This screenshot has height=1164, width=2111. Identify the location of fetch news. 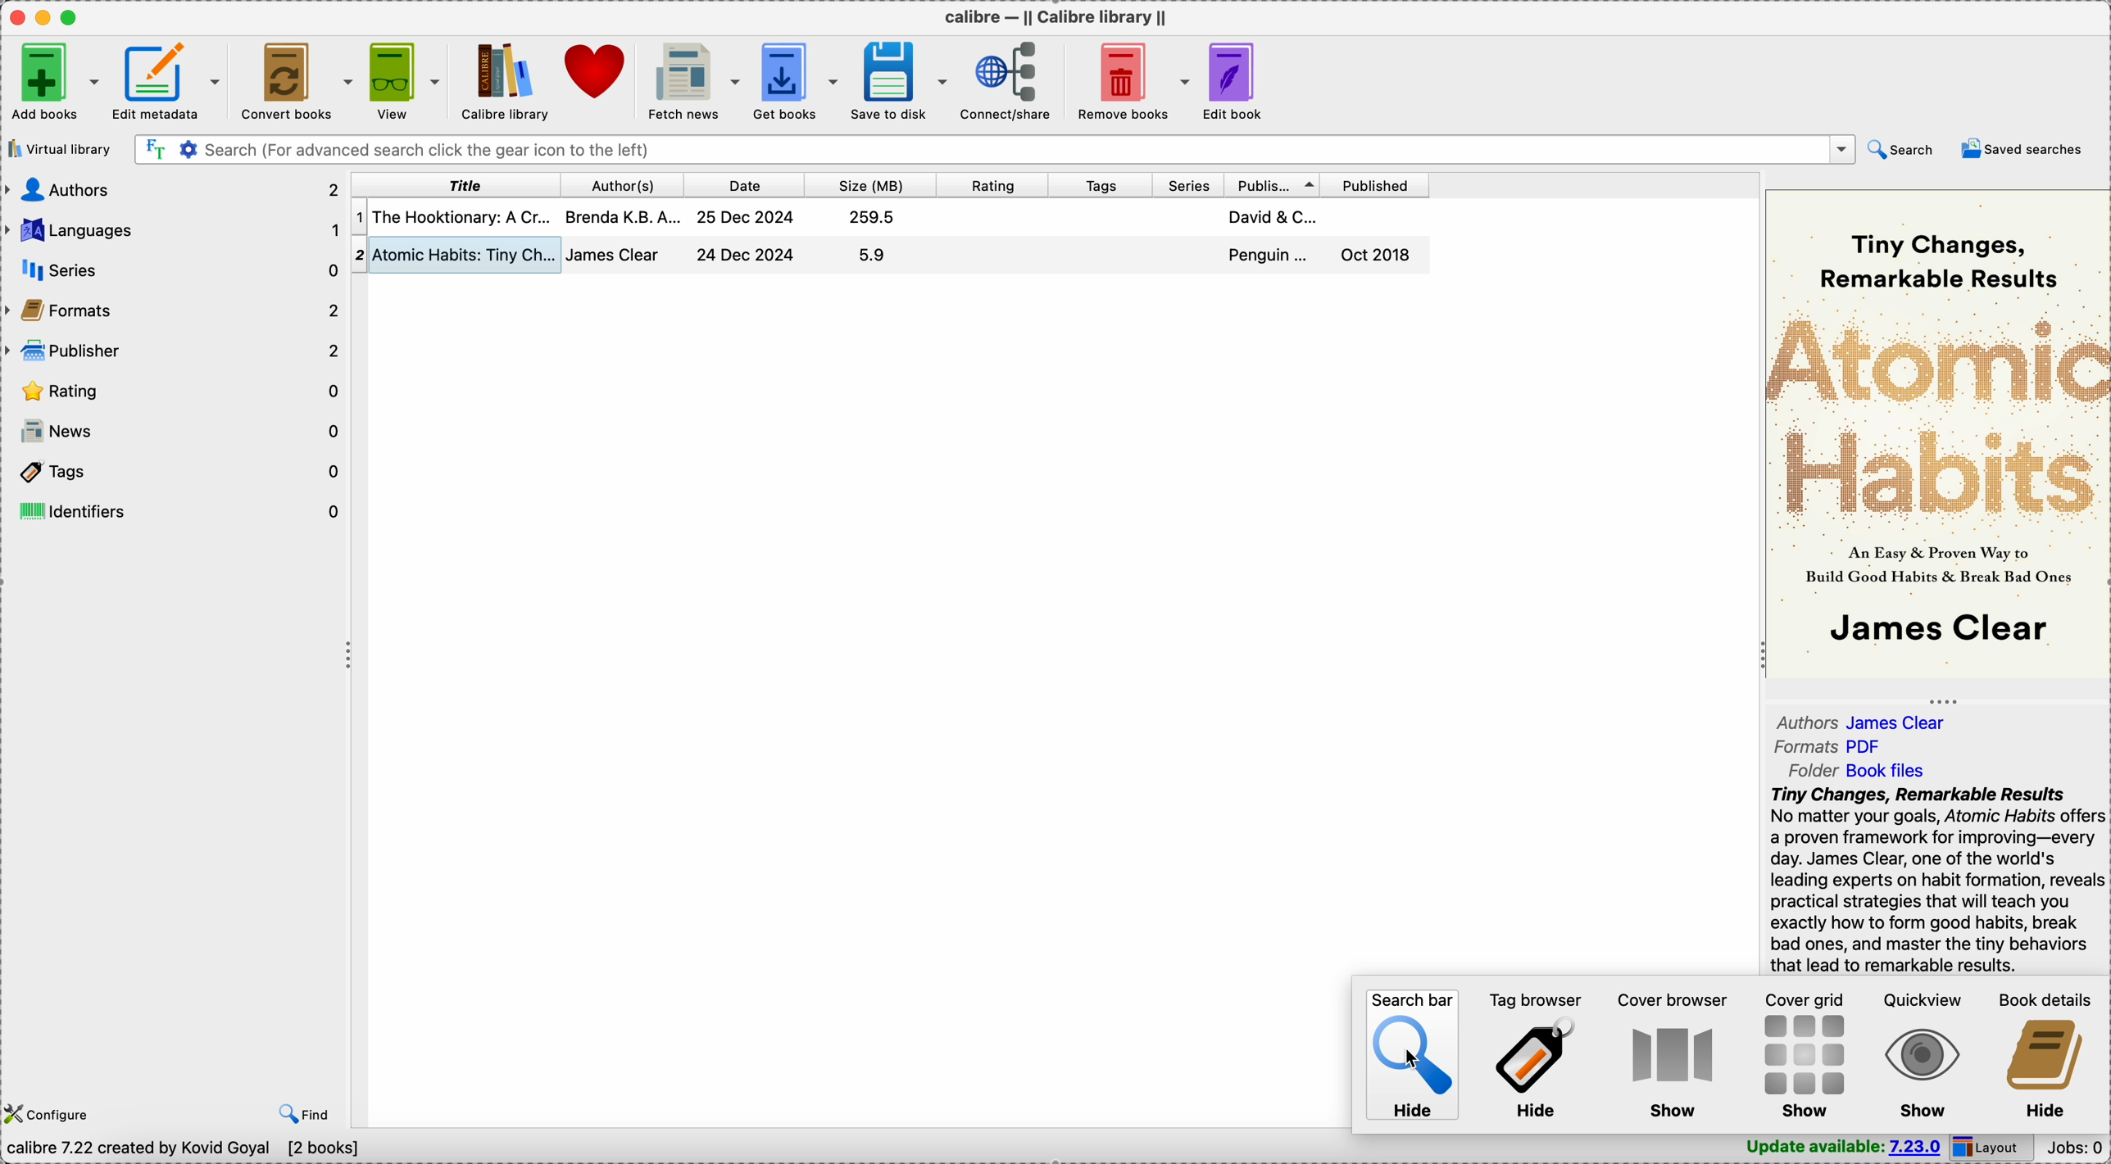
(692, 79).